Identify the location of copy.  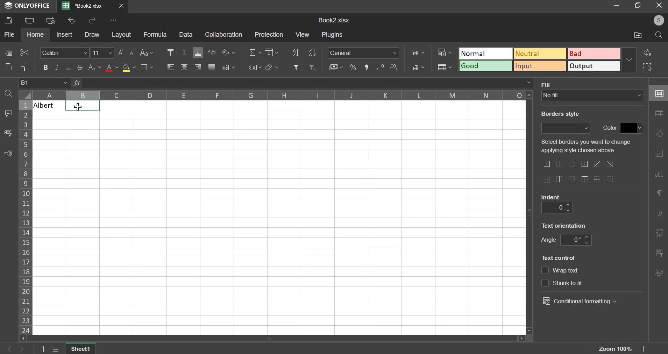
(8, 52).